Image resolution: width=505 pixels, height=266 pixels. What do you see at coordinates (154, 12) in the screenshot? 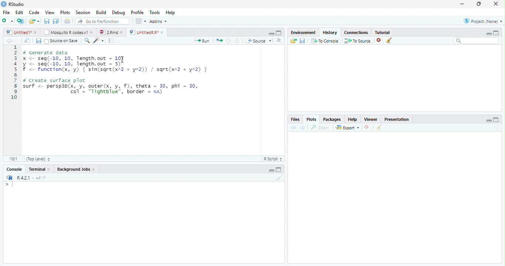
I see `Tools` at bounding box center [154, 12].